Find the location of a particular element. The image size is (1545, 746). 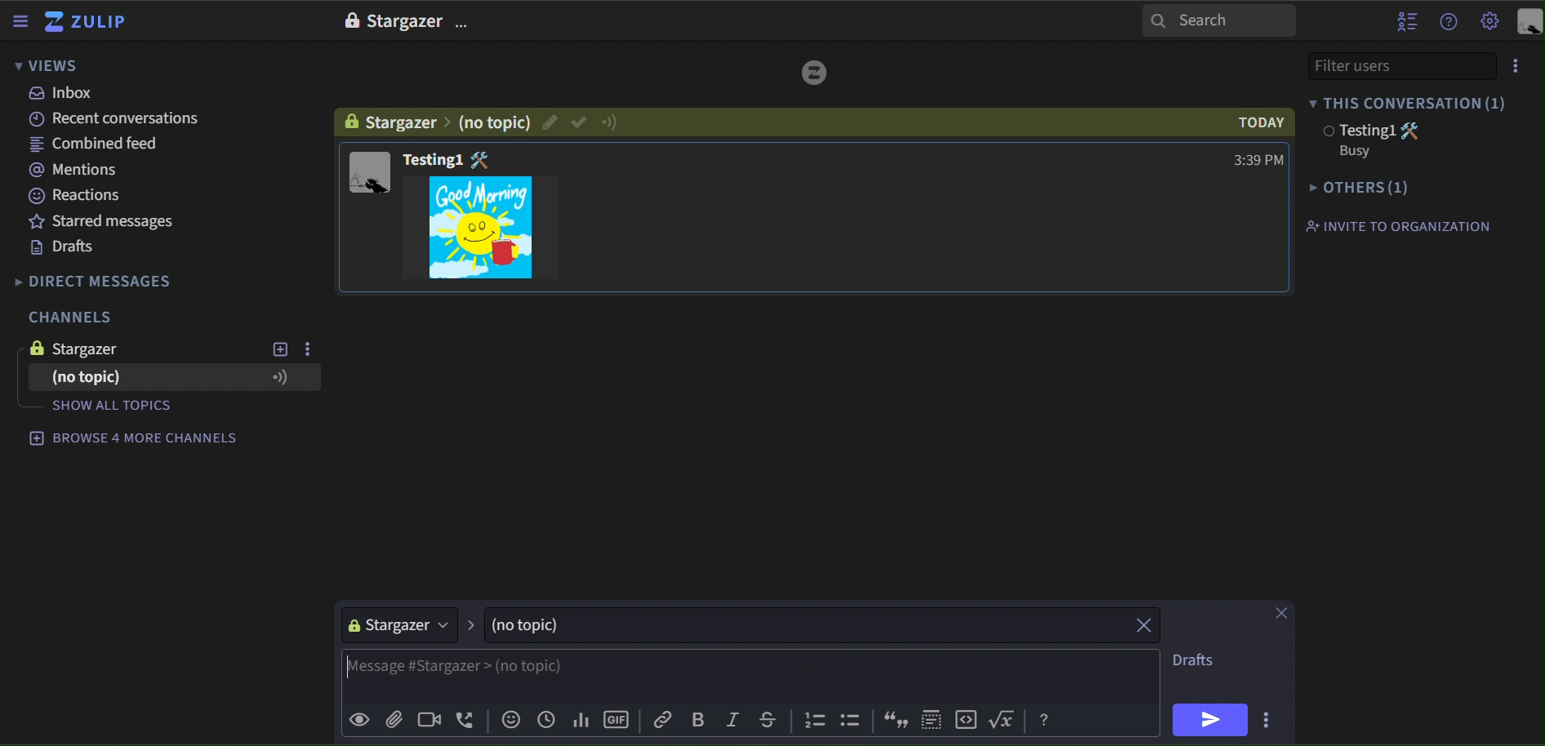

testing1 is located at coordinates (1354, 131).